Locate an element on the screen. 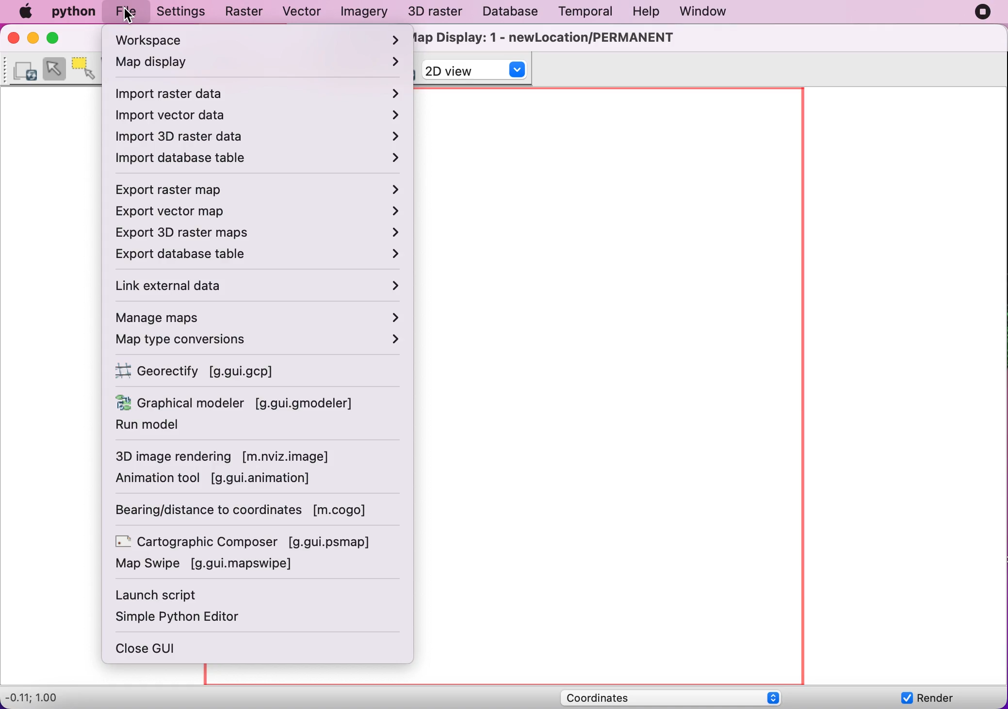  import vector data is located at coordinates (258, 116).